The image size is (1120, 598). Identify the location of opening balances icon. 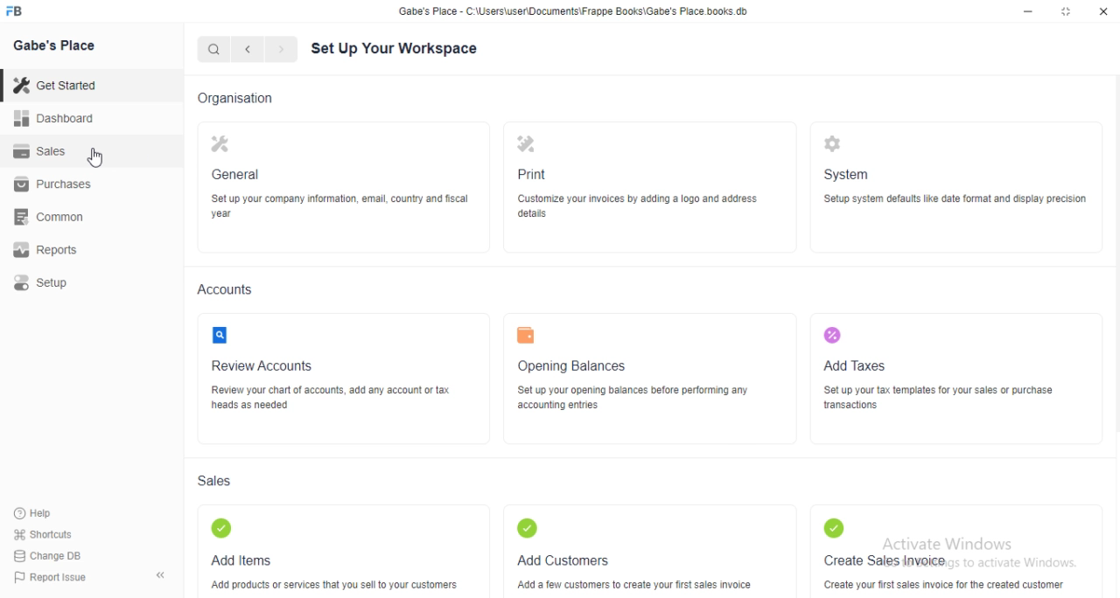
(526, 335).